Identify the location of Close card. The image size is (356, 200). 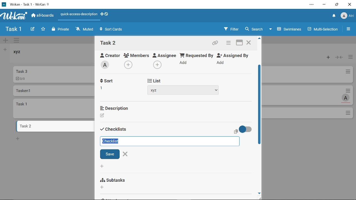
(249, 43).